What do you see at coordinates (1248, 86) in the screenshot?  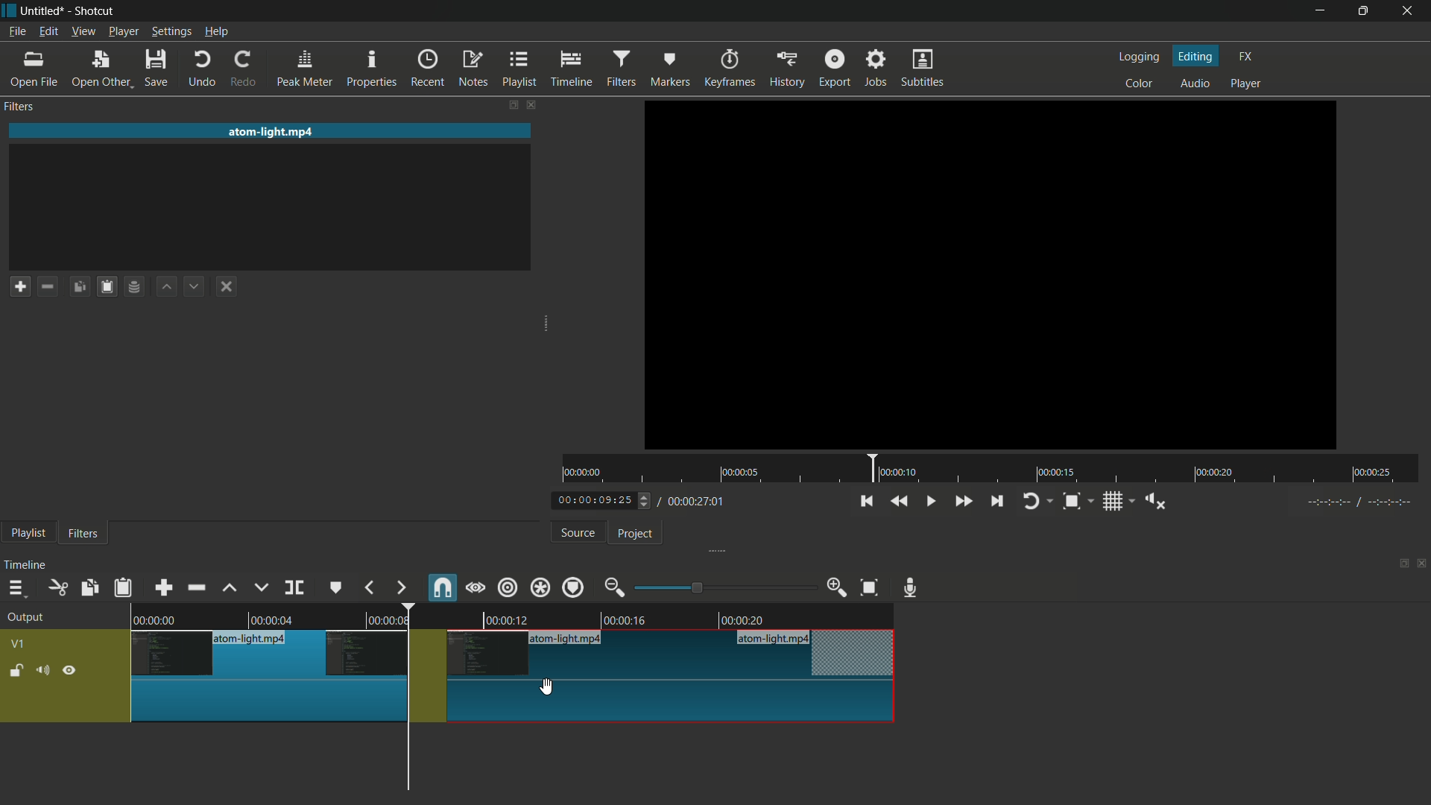 I see `player` at bounding box center [1248, 86].